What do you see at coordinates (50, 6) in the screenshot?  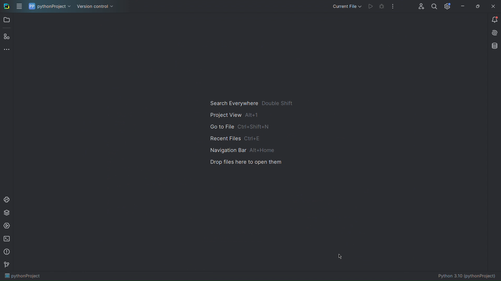 I see `pythonProject` at bounding box center [50, 6].